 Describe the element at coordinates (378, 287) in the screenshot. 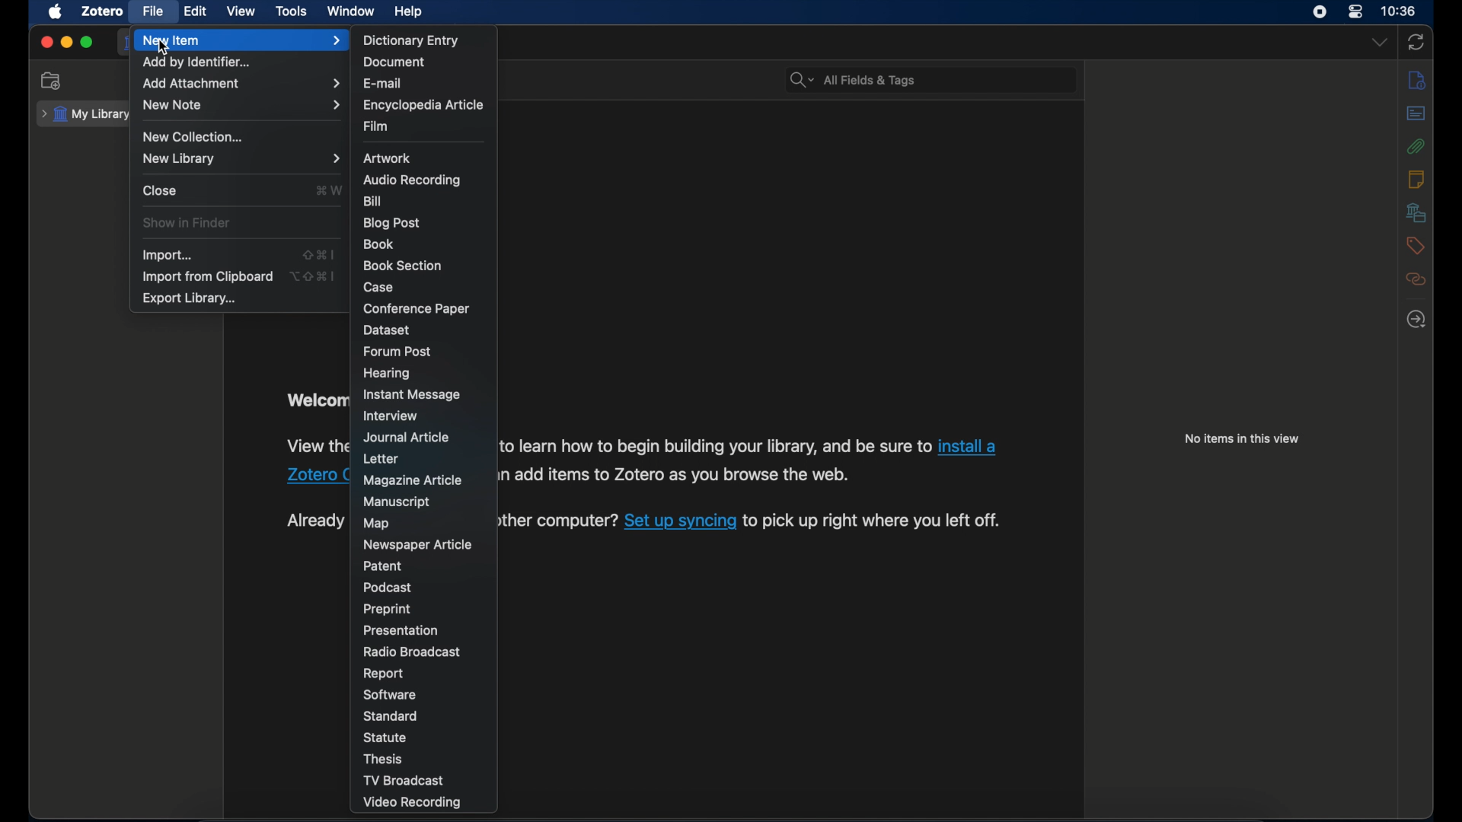

I see `case` at that location.